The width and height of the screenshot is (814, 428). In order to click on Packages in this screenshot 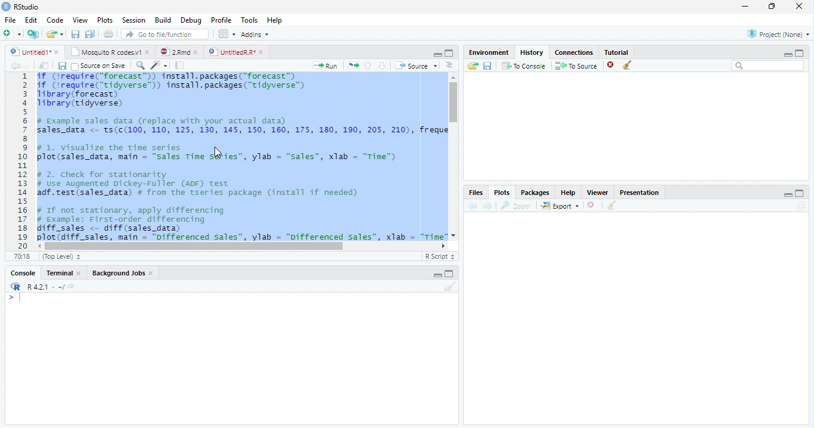, I will do `click(536, 193)`.